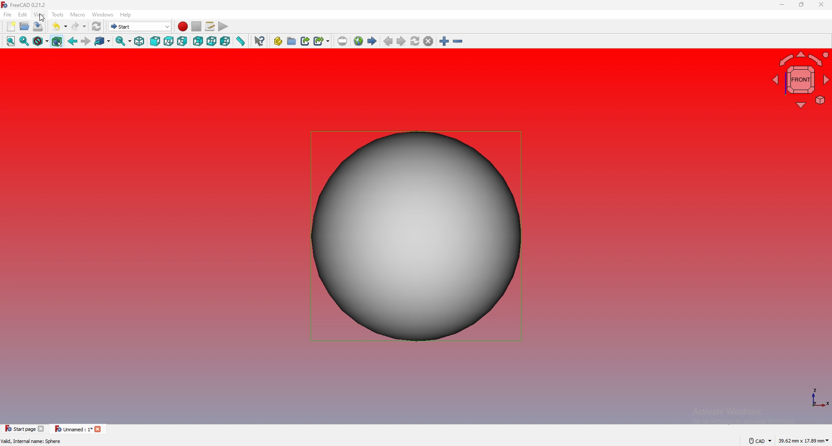 The width and height of the screenshot is (832, 446). What do you see at coordinates (260, 41) in the screenshot?
I see `whats this` at bounding box center [260, 41].